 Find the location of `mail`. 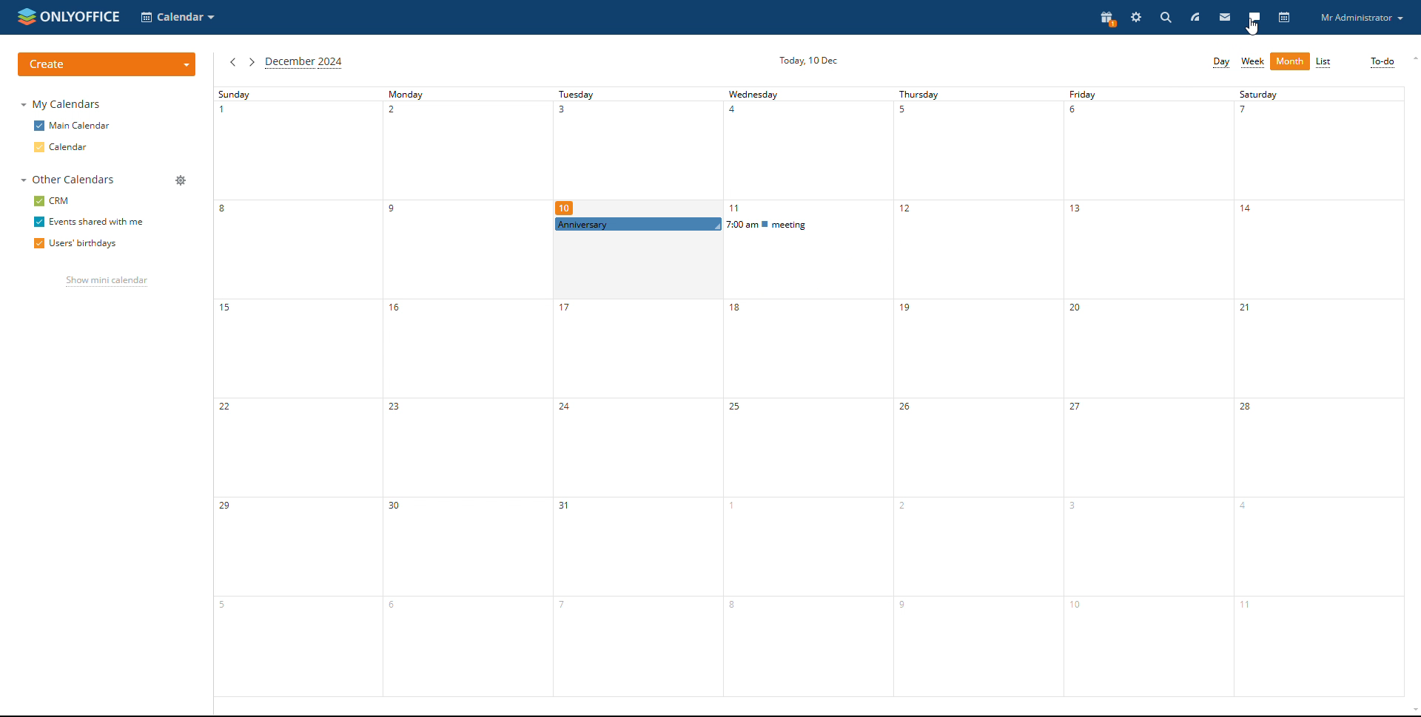

mail is located at coordinates (1225, 18).